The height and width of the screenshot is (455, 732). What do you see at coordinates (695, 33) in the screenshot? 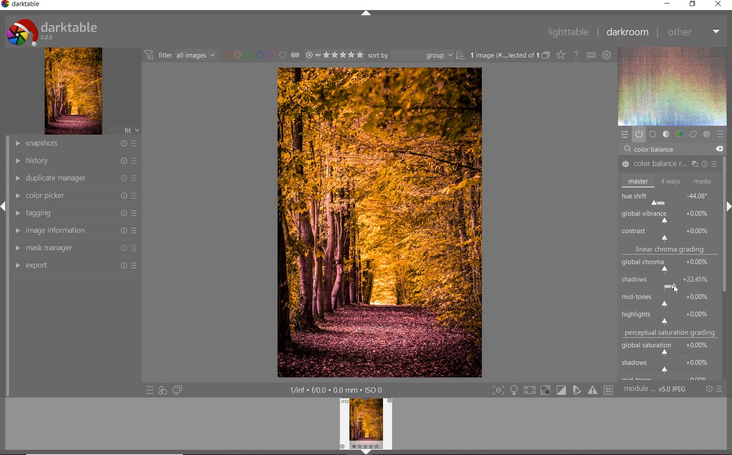
I see `other` at bounding box center [695, 33].